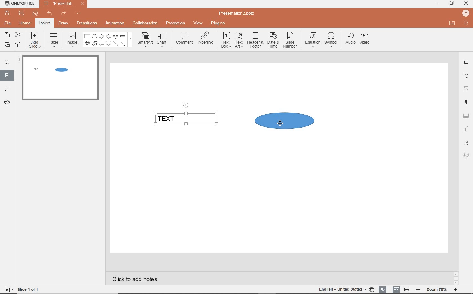 The width and height of the screenshot is (473, 294). Describe the element at coordinates (238, 39) in the screenshot. I see `textart` at that location.